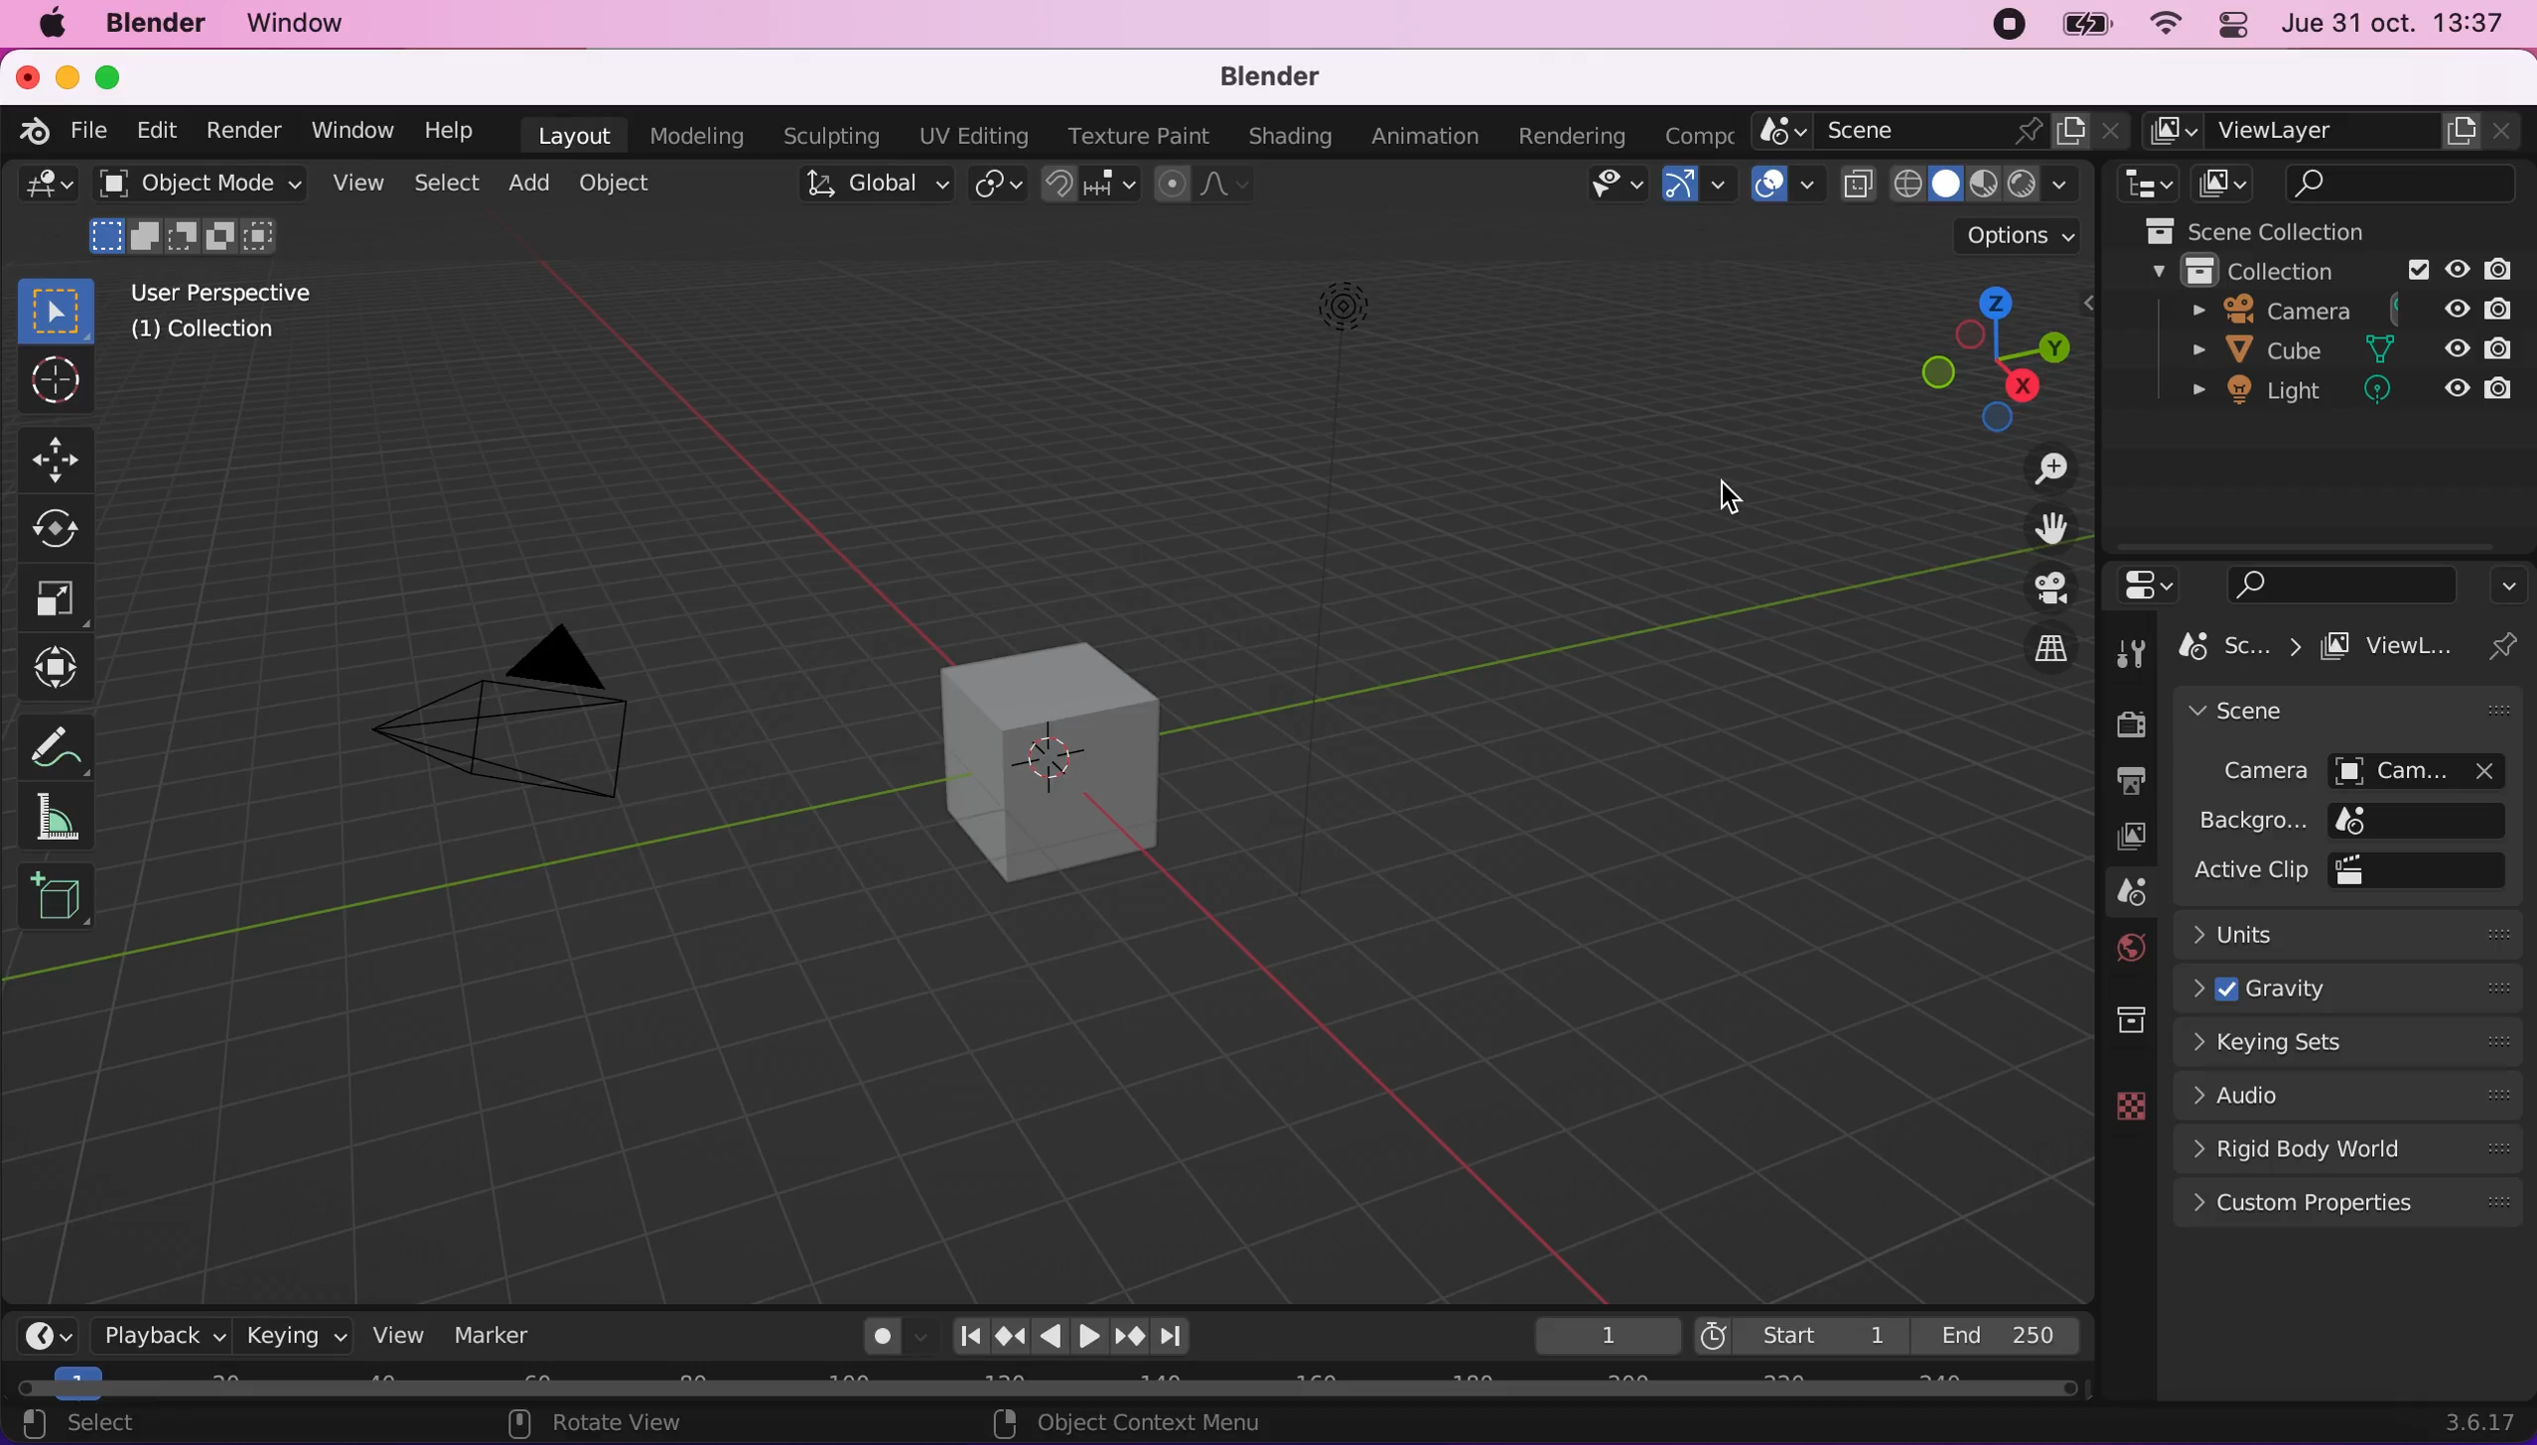 Image resolution: width=2537 pixels, height=1445 pixels. I want to click on horizontal slider, so click(1050, 1389).